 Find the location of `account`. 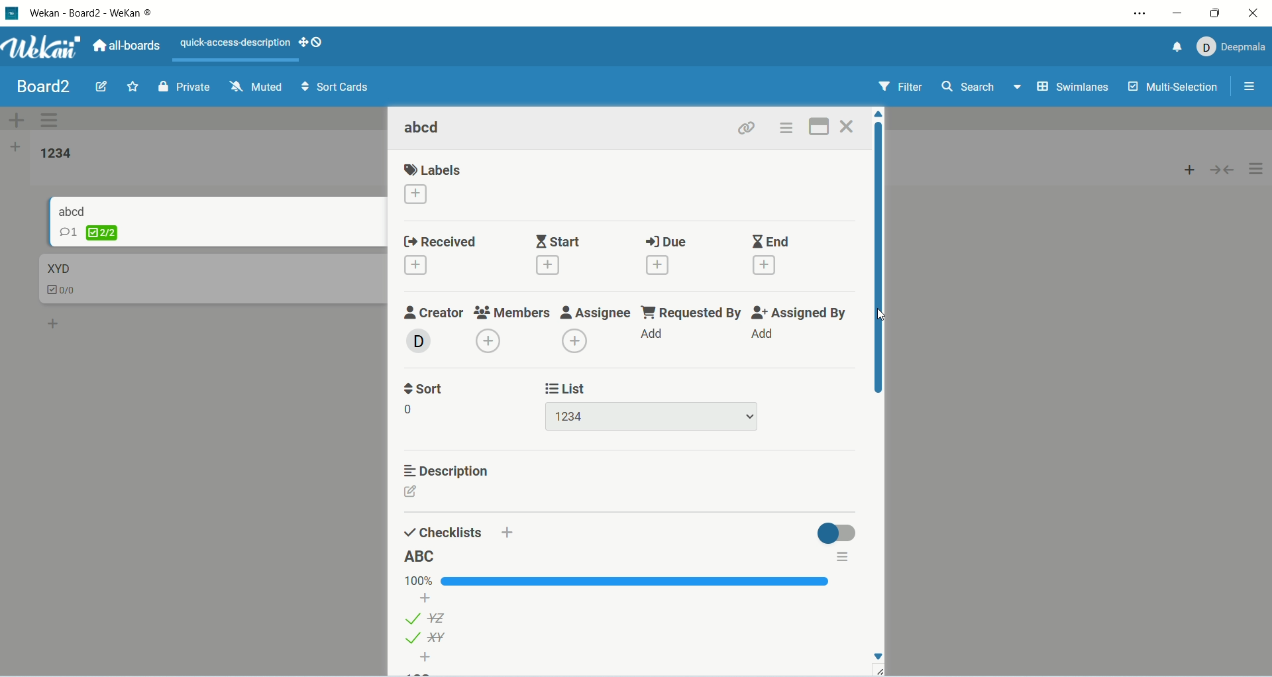

account is located at coordinates (1232, 47).